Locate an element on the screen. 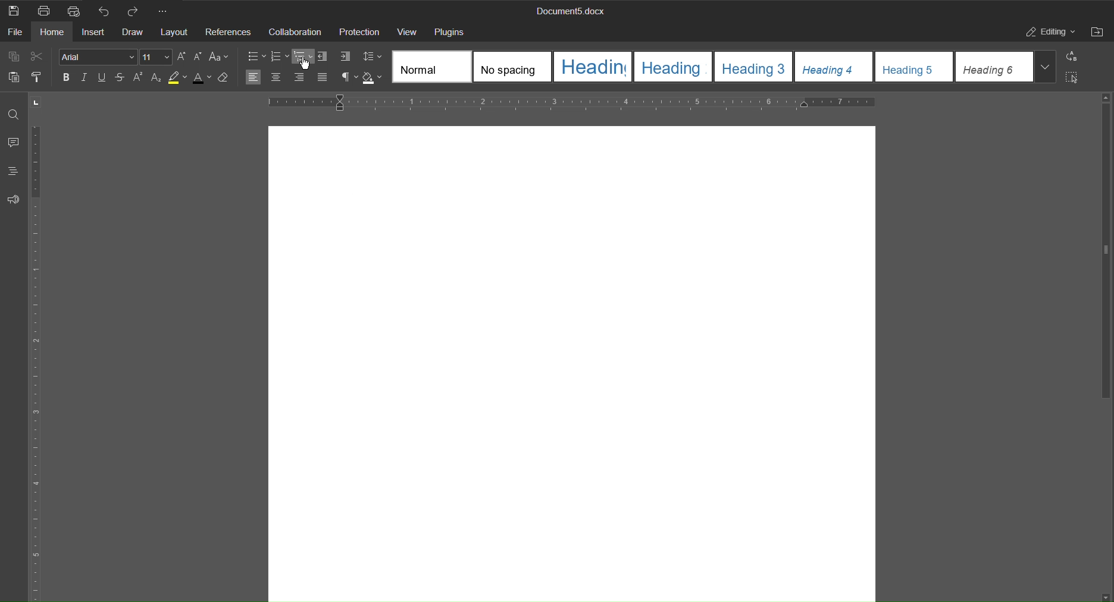  Increase Indents is located at coordinates (346, 57).